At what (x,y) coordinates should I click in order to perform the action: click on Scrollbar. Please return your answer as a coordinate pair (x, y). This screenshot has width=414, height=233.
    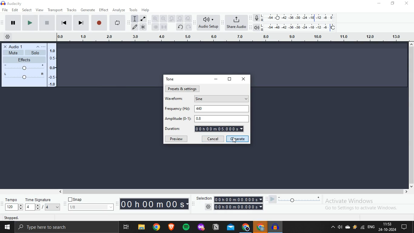
    Looking at the image, I should click on (234, 192).